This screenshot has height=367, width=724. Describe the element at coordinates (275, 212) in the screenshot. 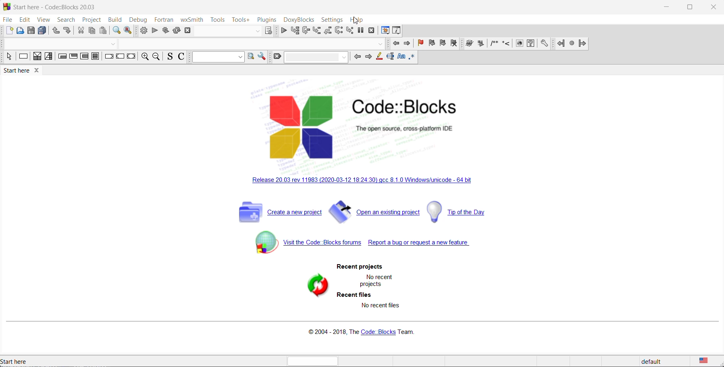

I see `create new project` at that location.